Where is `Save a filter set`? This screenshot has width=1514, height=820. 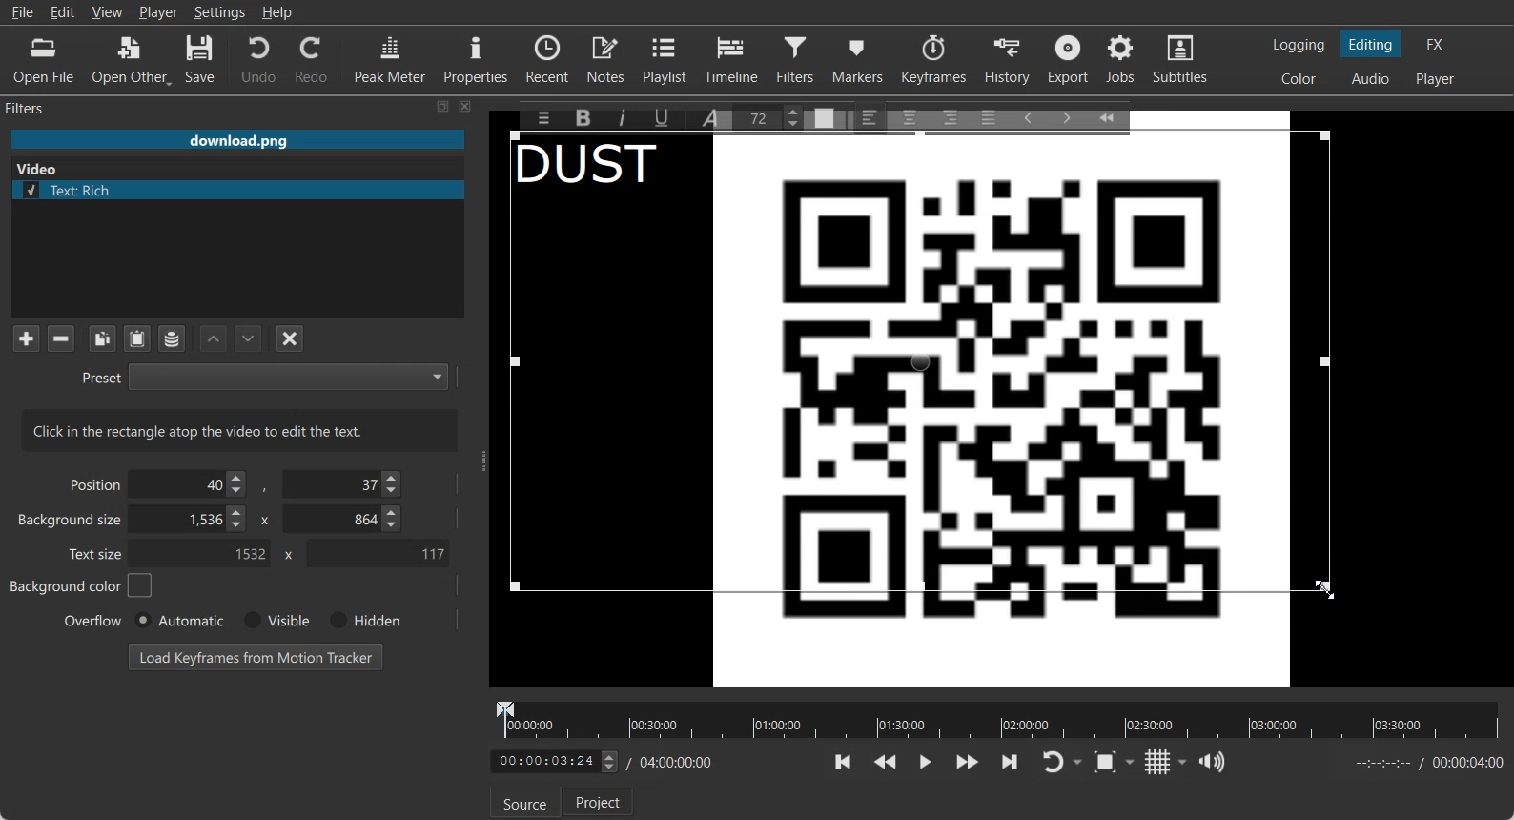
Save a filter set is located at coordinates (171, 339).